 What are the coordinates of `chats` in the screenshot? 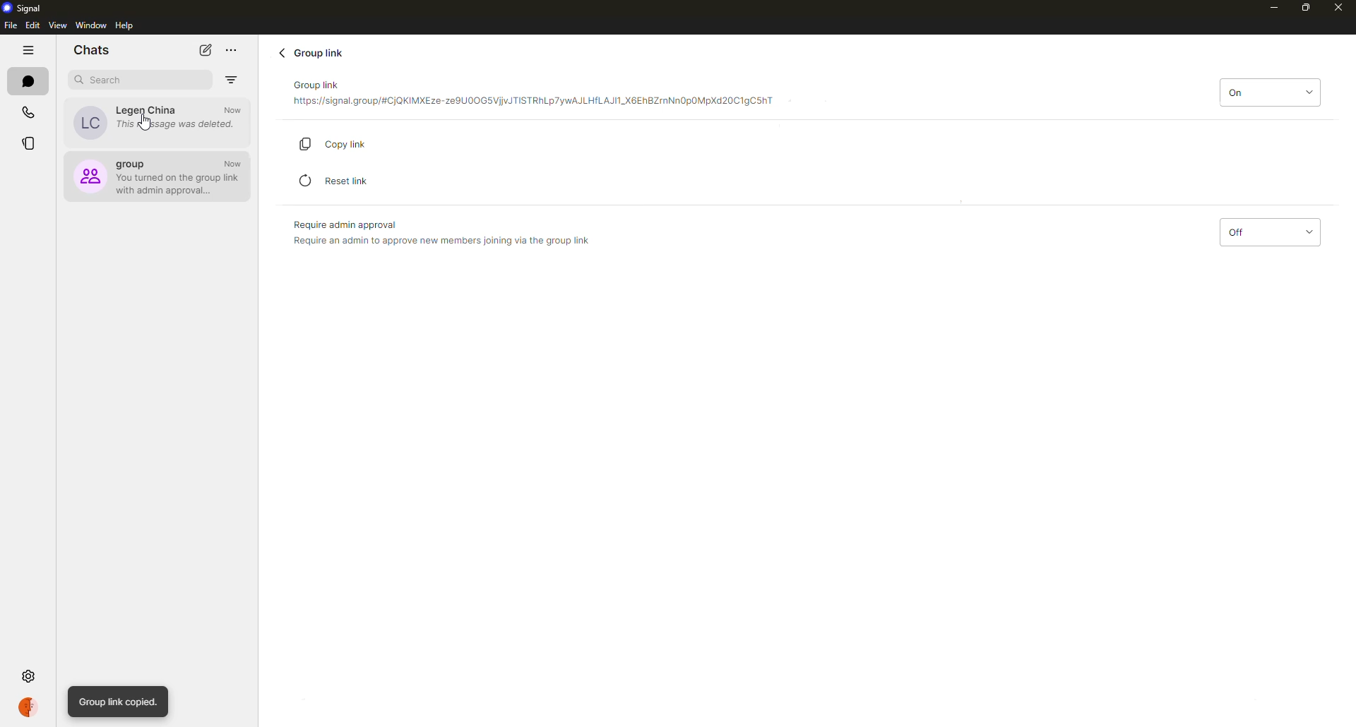 It's located at (30, 82).